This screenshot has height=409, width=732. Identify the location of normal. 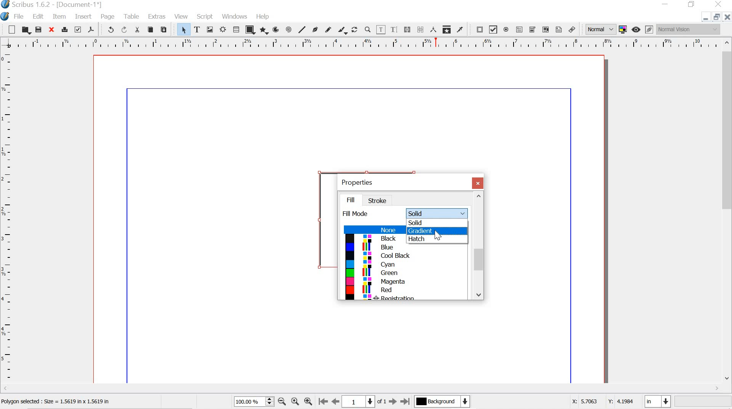
(600, 29).